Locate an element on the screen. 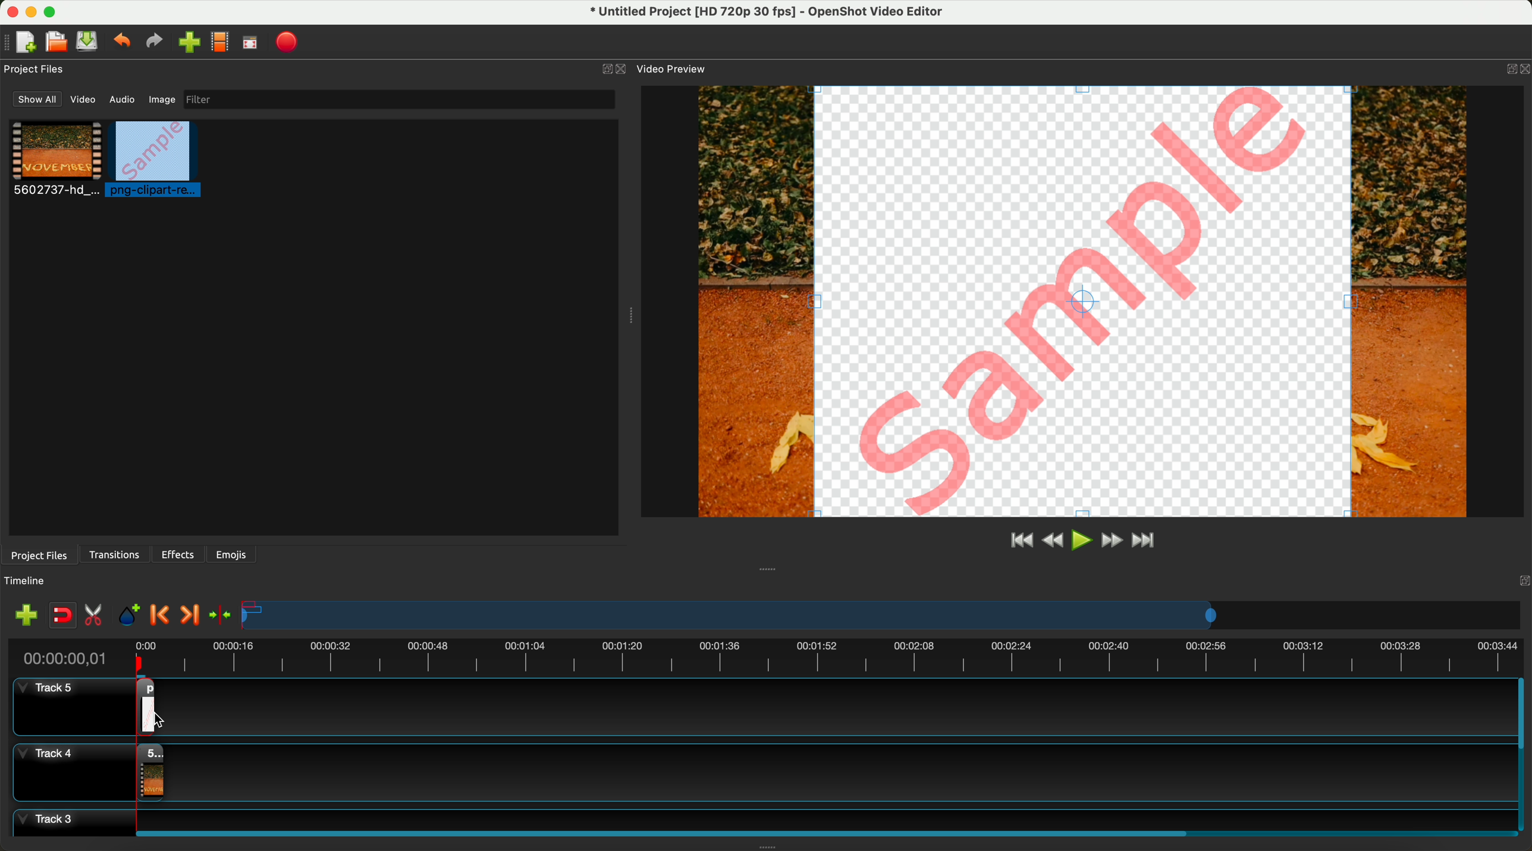 The width and height of the screenshot is (1532, 851). new file is located at coordinates (22, 42).